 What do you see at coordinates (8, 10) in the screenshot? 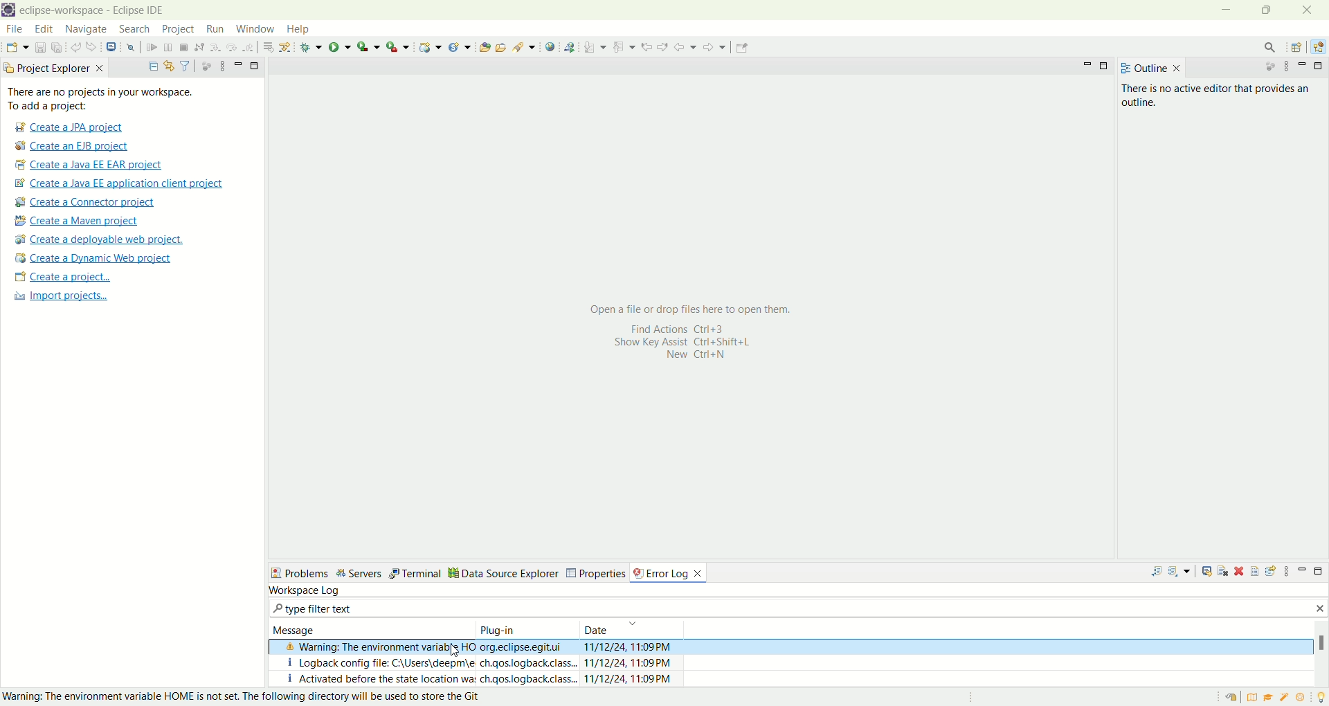
I see `logo` at bounding box center [8, 10].